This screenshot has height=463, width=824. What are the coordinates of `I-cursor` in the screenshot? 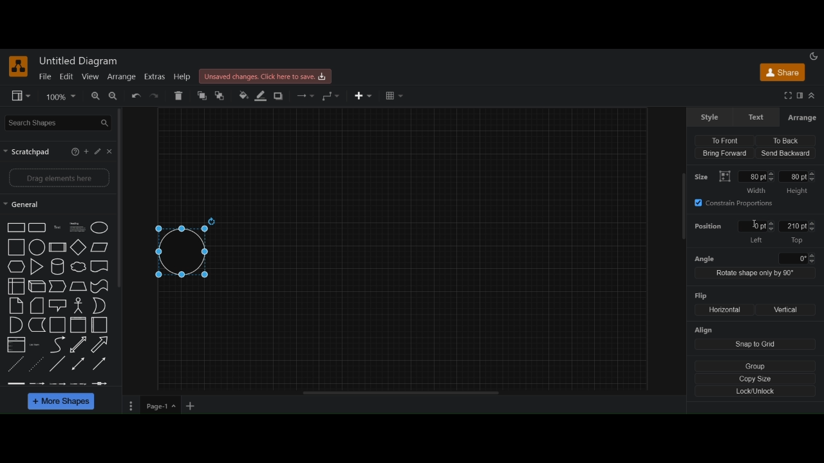 It's located at (756, 226).